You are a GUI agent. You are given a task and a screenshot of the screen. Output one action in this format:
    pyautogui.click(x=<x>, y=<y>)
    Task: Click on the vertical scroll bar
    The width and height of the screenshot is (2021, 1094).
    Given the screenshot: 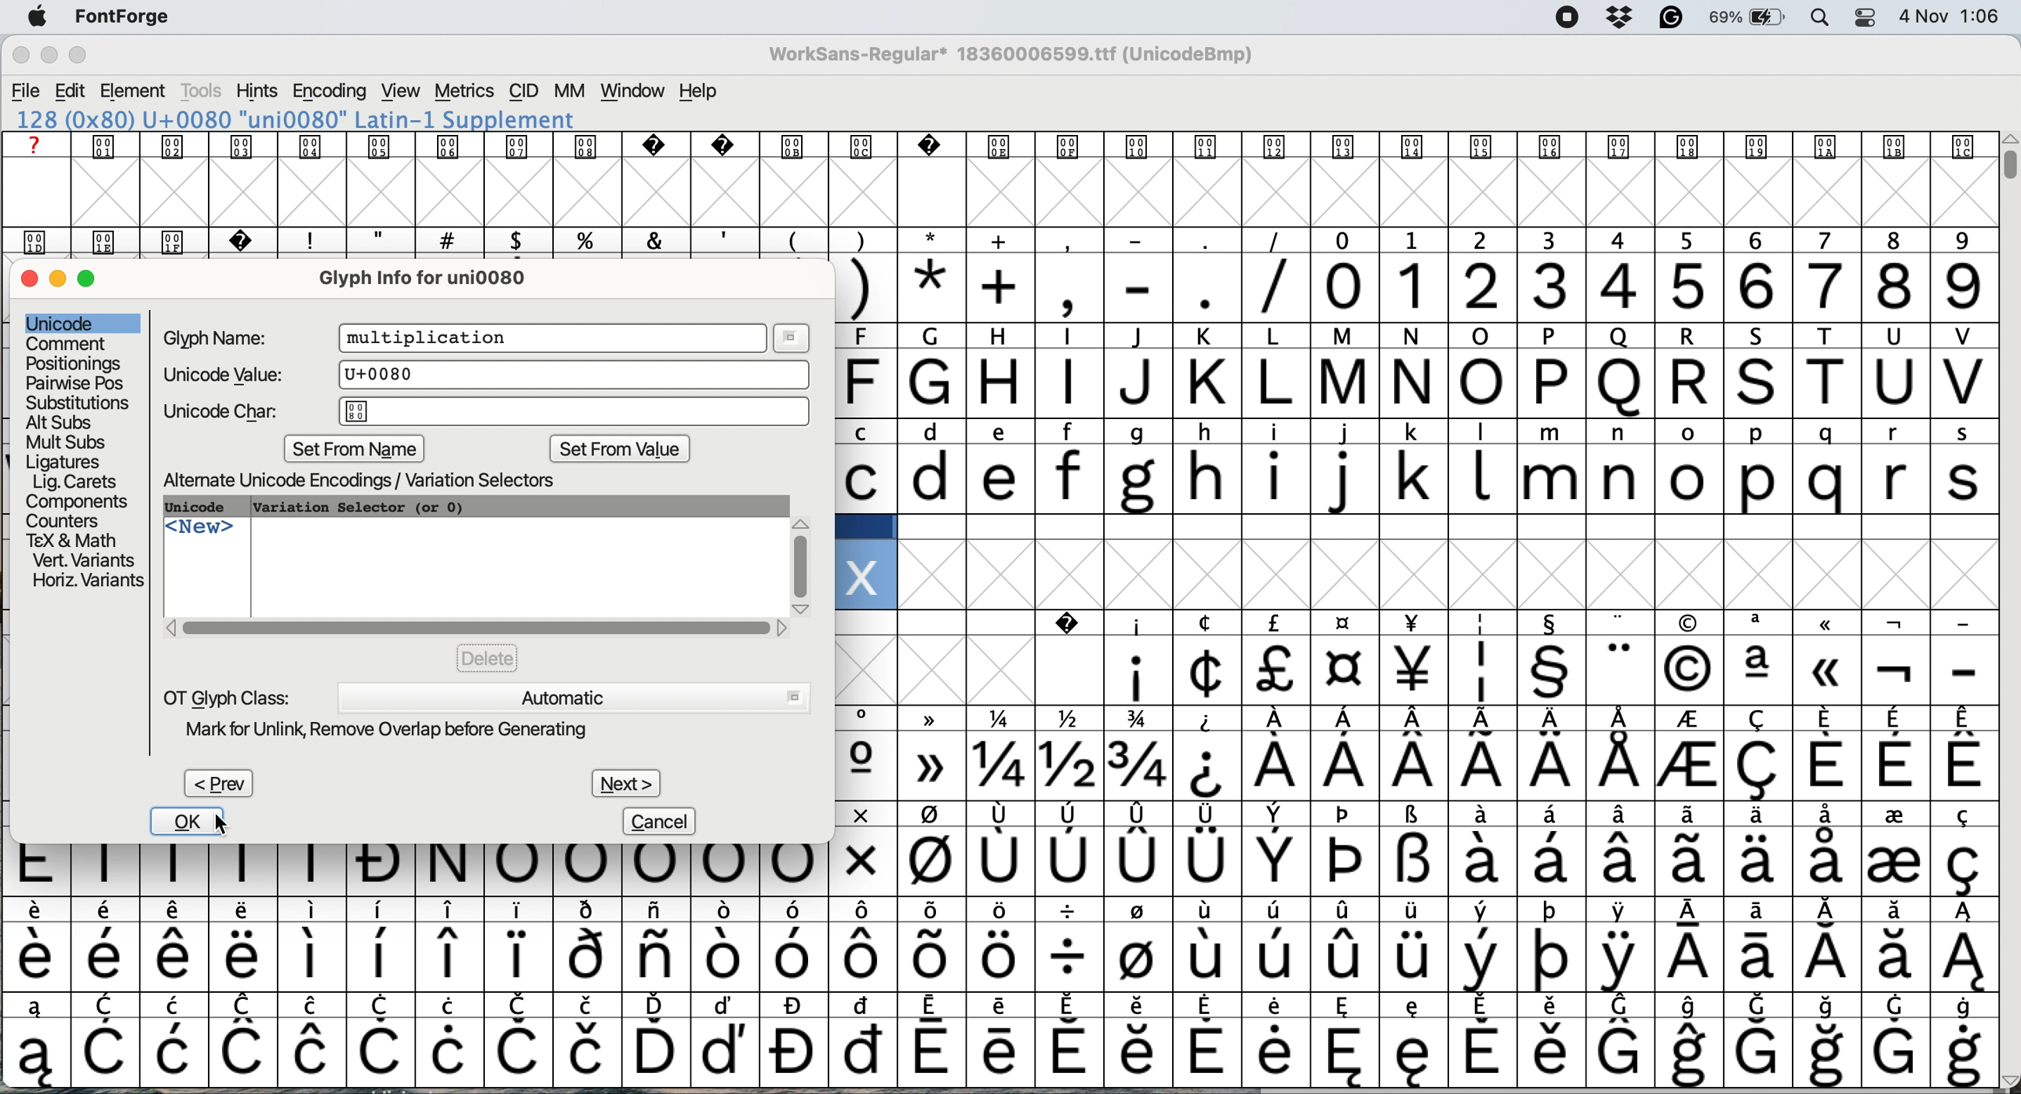 What is the action you would take?
    pyautogui.click(x=2006, y=164)
    